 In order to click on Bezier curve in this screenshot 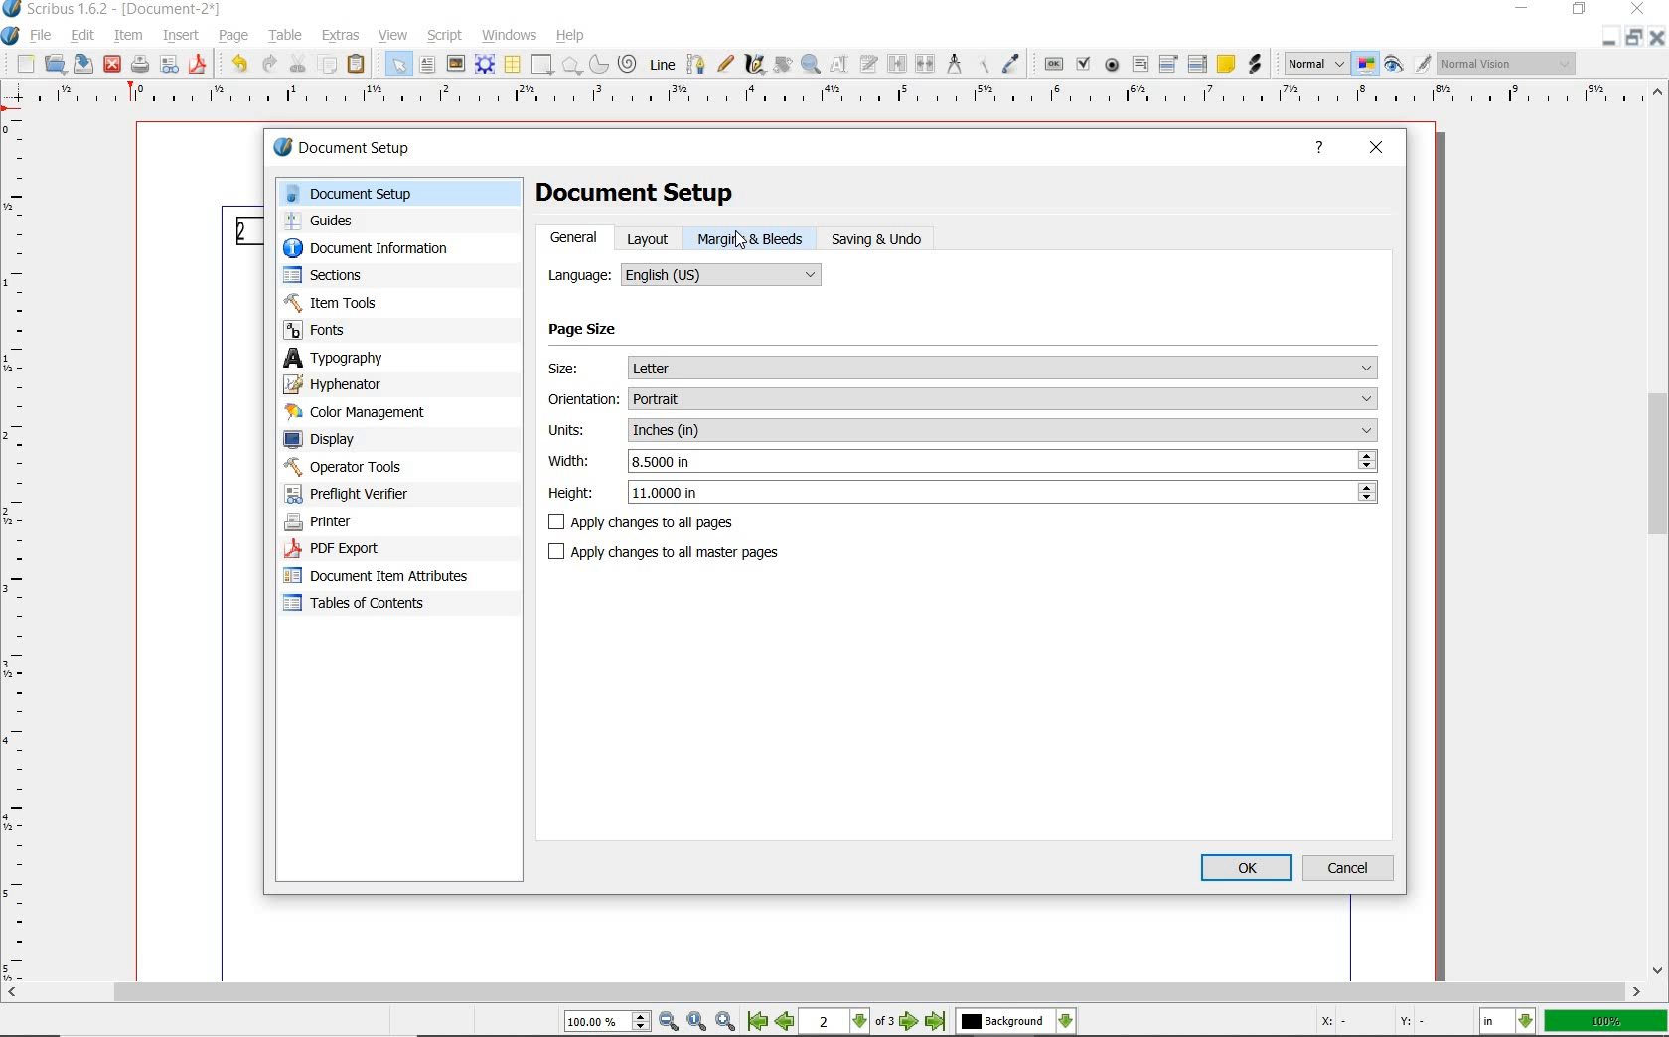, I will do `click(696, 64)`.